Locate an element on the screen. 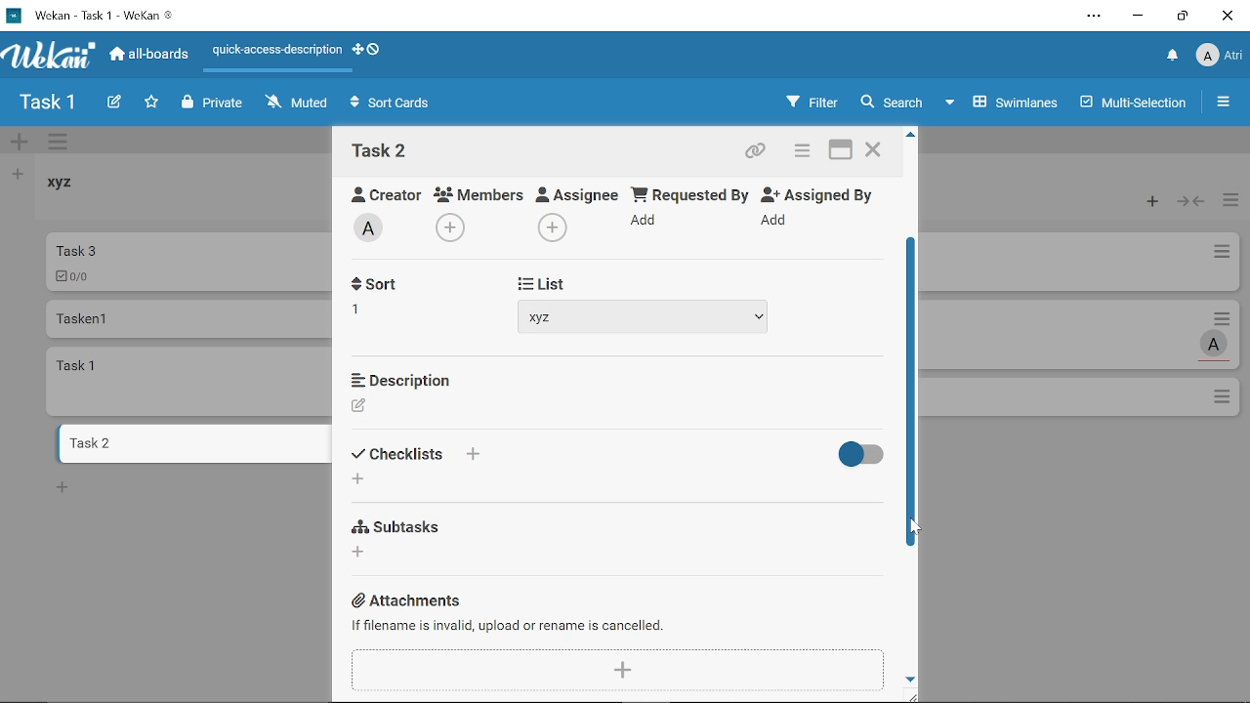 The width and height of the screenshot is (1250, 703). If filename is invalid, upload or rename is cancelled. is located at coordinates (512, 626).